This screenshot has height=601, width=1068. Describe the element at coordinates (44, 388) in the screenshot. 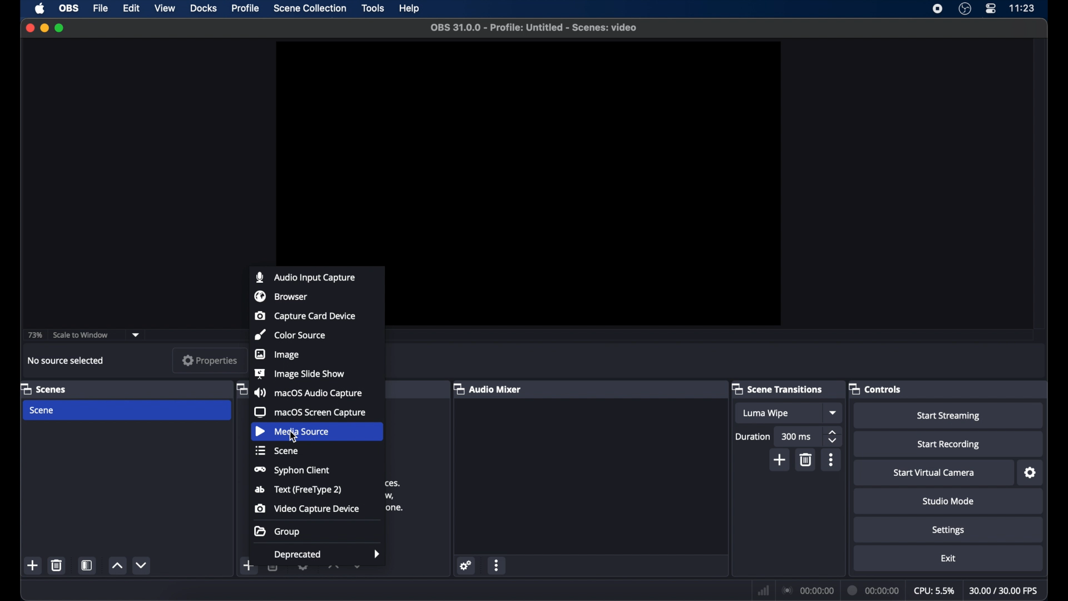

I see `scenes` at that location.